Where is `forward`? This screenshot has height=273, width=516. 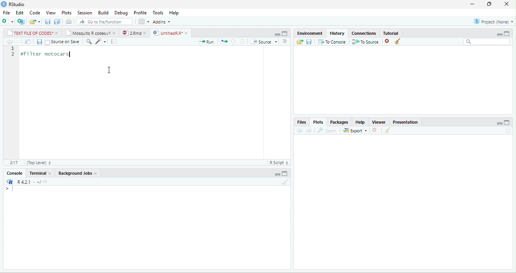
forward is located at coordinates (17, 42).